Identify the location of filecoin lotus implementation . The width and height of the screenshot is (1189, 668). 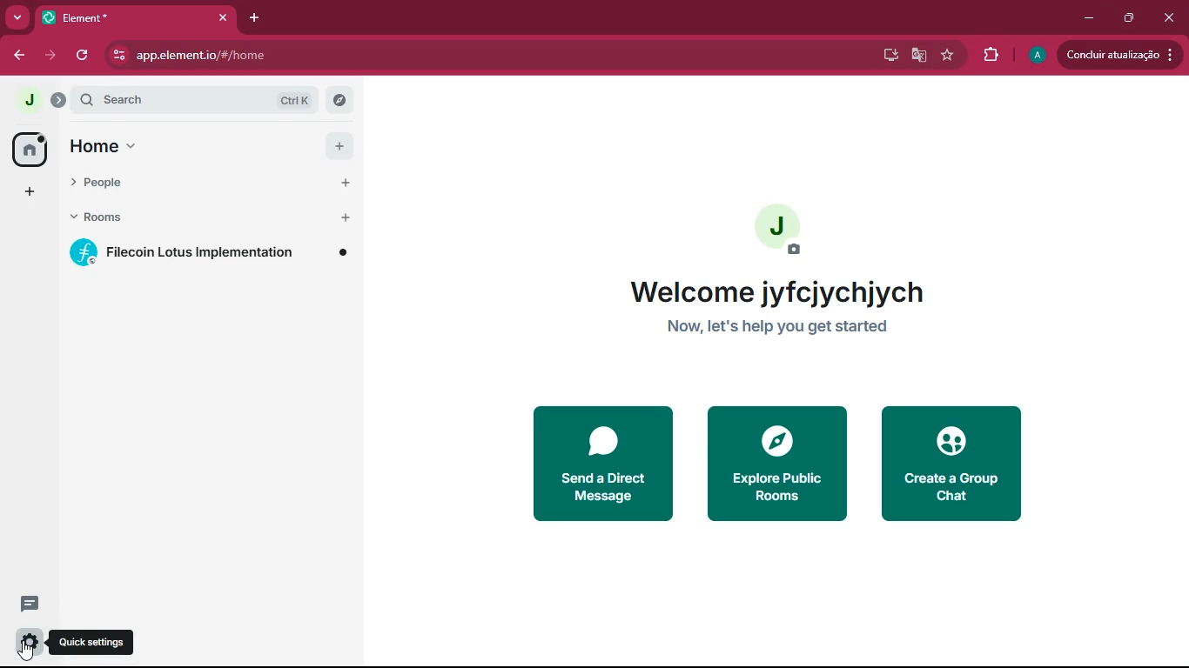
(207, 256).